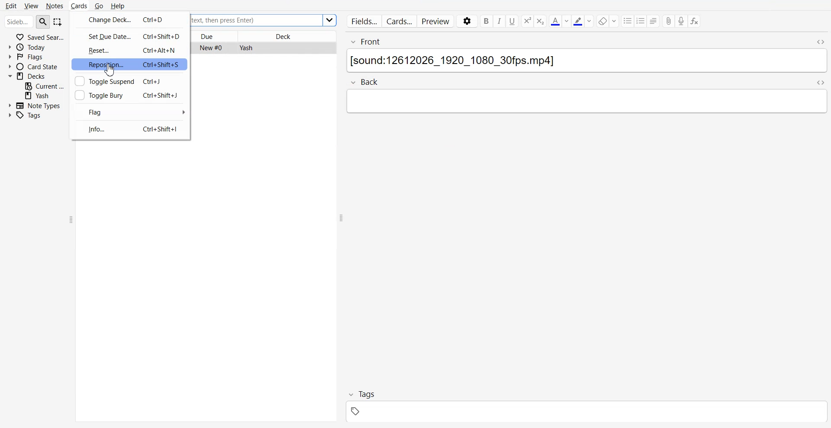  I want to click on Front, so click(573, 41).